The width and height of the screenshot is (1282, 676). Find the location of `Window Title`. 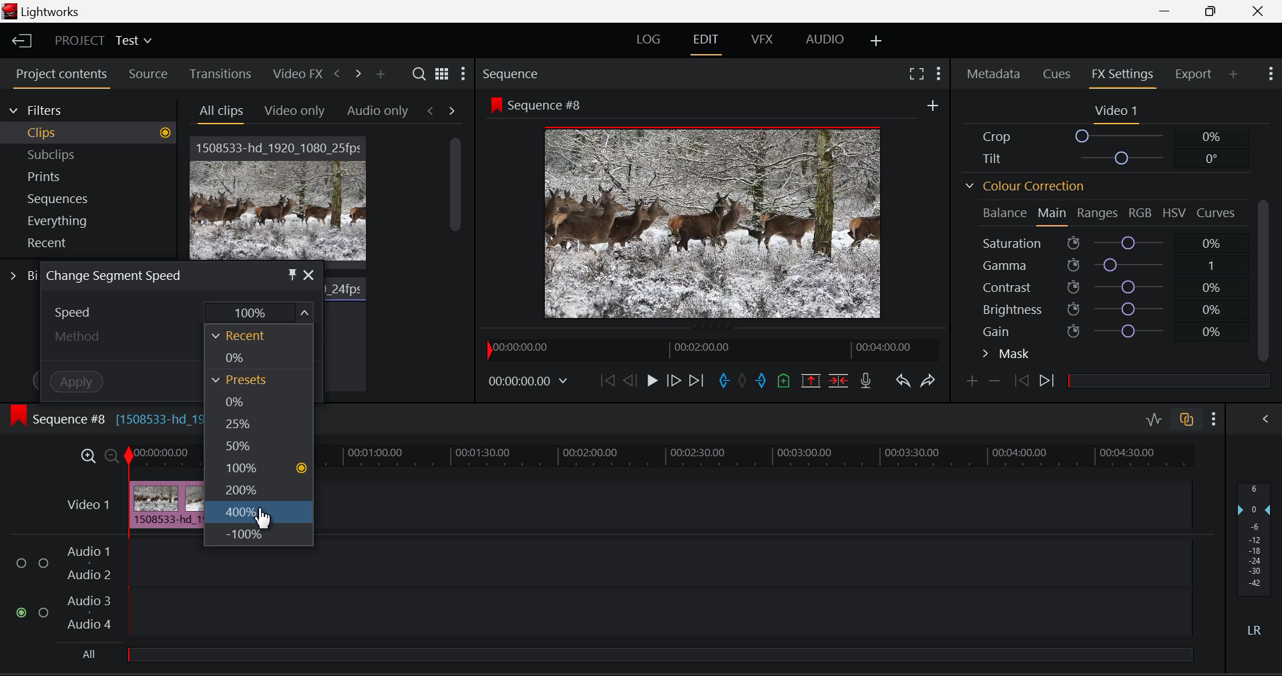

Window Title is located at coordinates (119, 277).